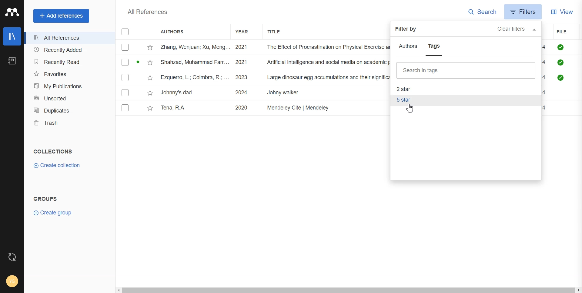 The image size is (582, 293). What do you see at coordinates (250, 108) in the screenshot?
I see `File` at bounding box center [250, 108].